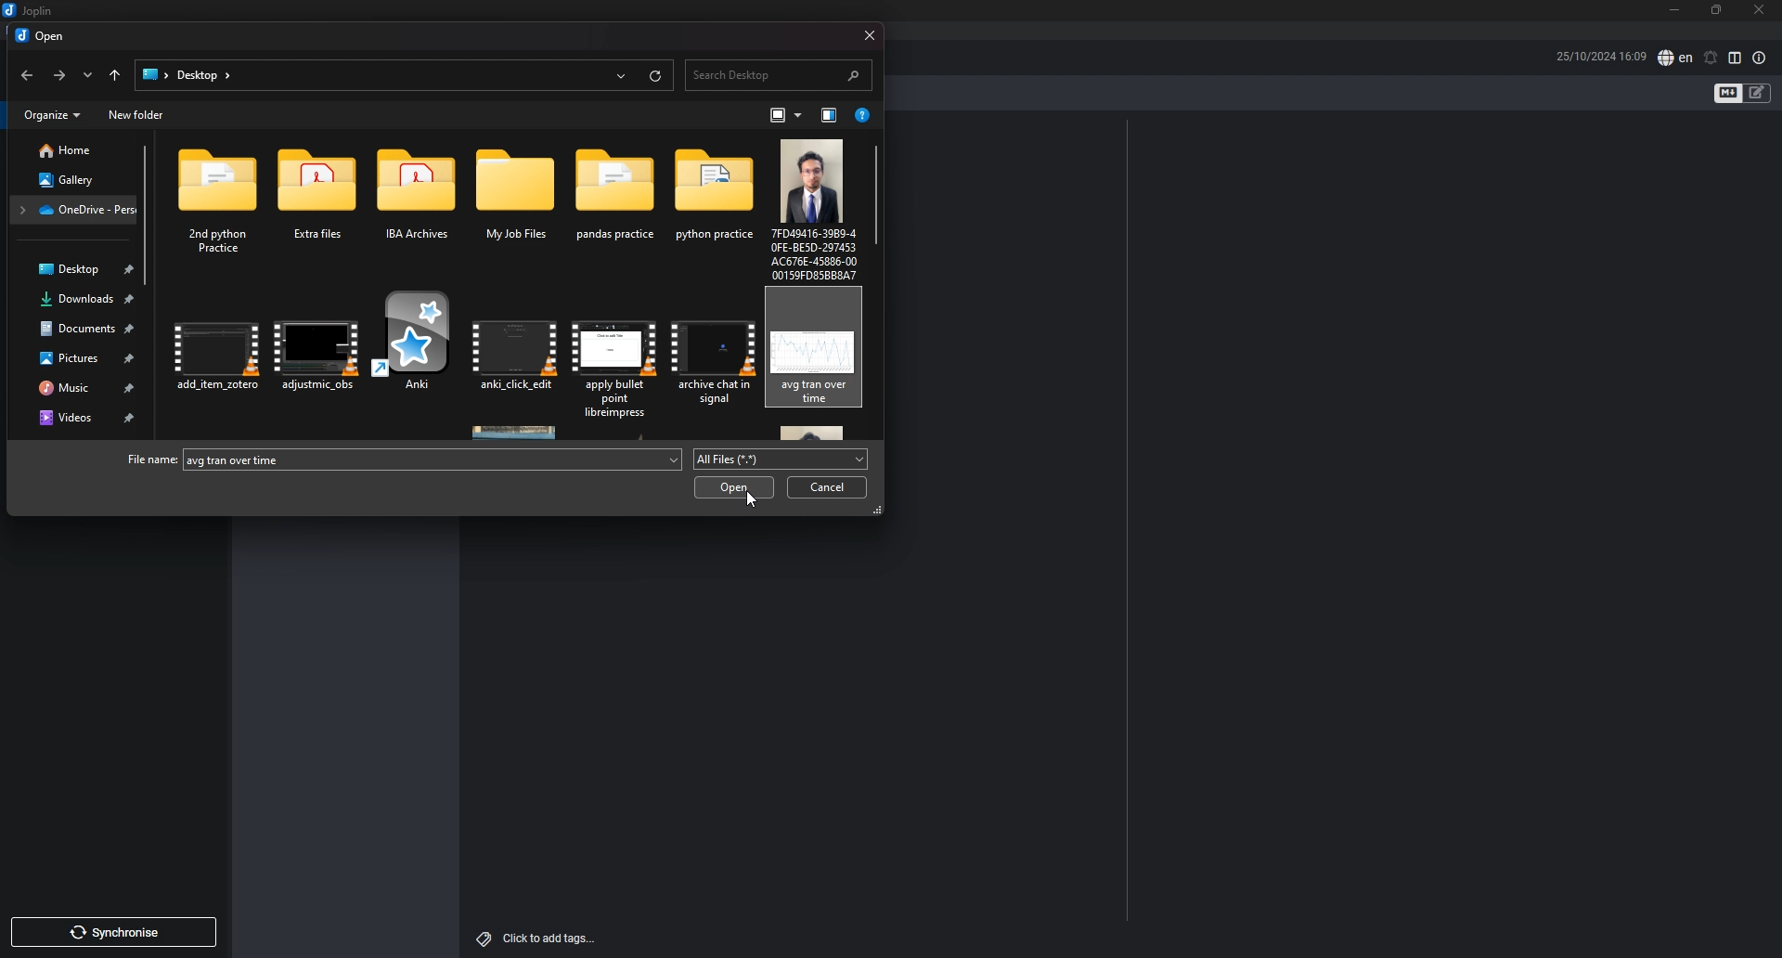 Image resolution: width=1782 pixels, height=958 pixels. Describe the element at coordinates (614, 205) in the screenshot. I see `pandas practice` at that location.